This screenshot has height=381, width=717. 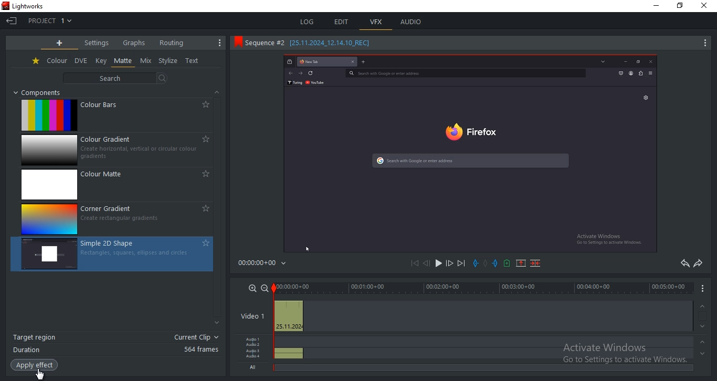 I want to click on components, so click(x=41, y=92).